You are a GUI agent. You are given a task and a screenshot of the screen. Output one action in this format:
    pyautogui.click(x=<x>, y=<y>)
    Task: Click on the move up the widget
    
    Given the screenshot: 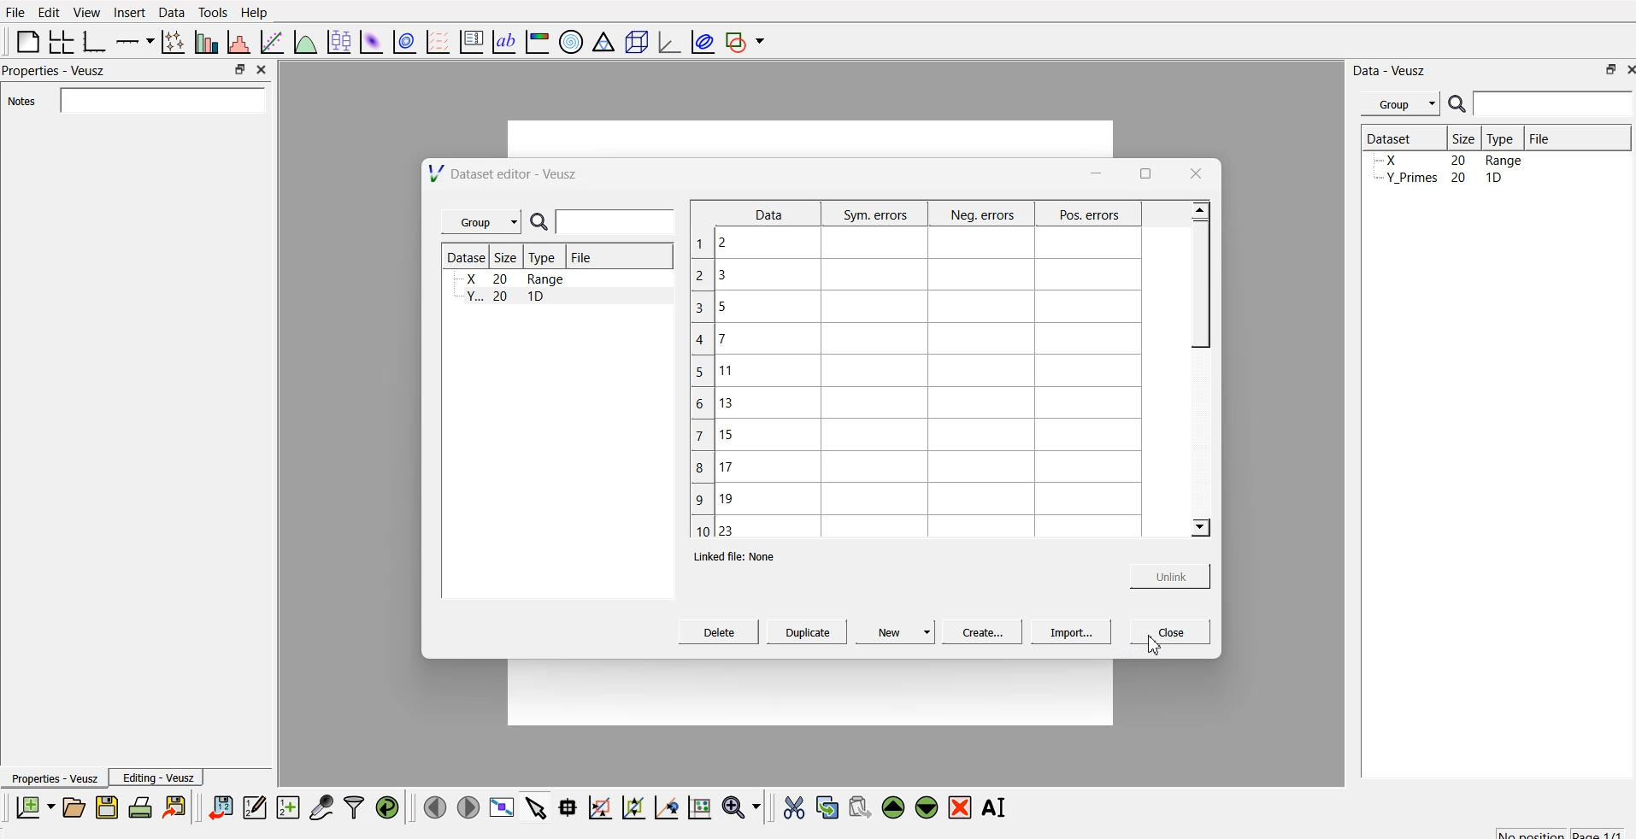 What is the action you would take?
    pyautogui.click(x=892, y=807)
    